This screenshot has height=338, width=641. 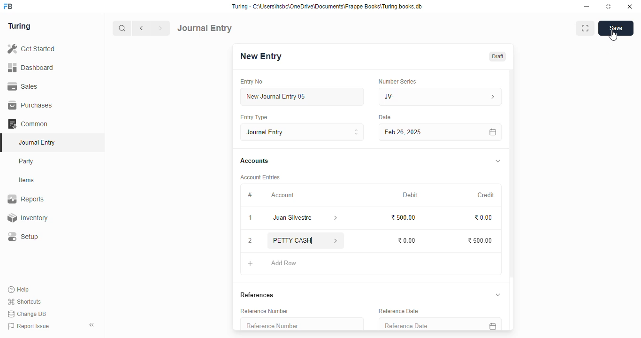 What do you see at coordinates (630, 7) in the screenshot?
I see `close` at bounding box center [630, 7].